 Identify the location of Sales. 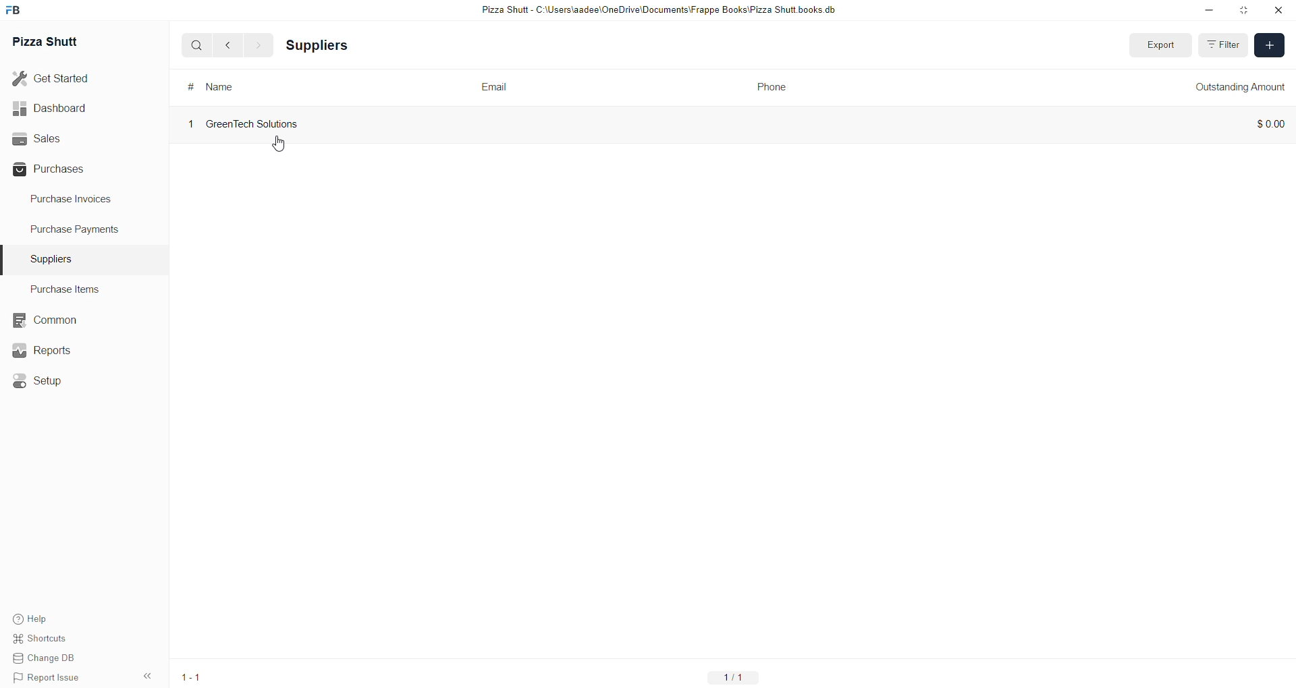
(65, 138).